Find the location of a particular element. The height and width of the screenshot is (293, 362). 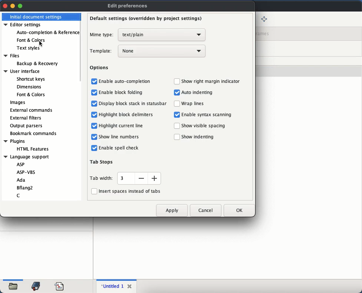

close is located at coordinates (6, 6).